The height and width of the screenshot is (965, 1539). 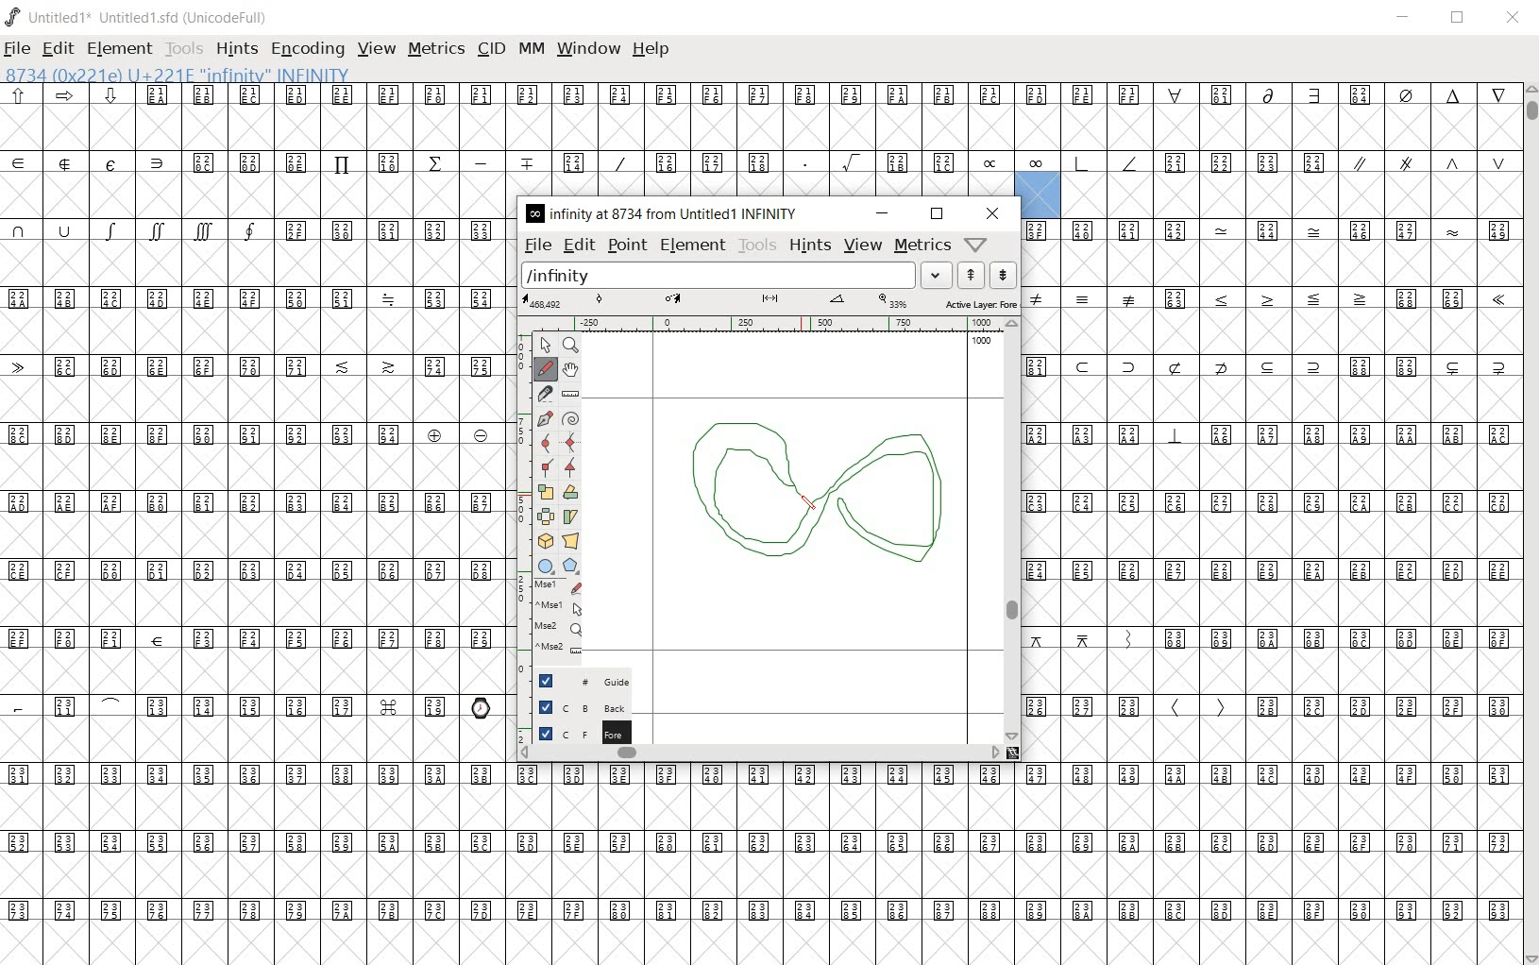 I want to click on metrics, so click(x=922, y=245).